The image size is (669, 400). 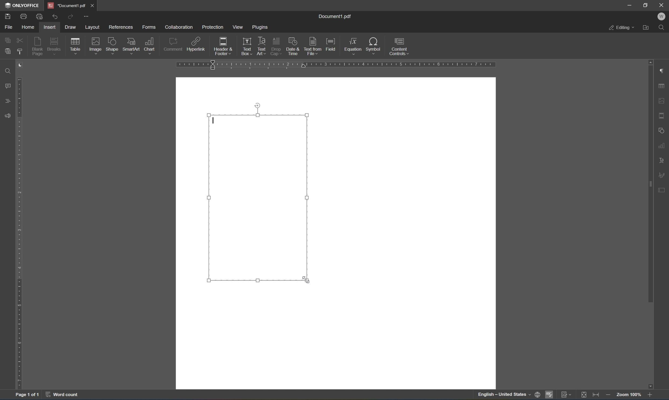 What do you see at coordinates (113, 46) in the screenshot?
I see `shape` at bounding box center [113, 46].